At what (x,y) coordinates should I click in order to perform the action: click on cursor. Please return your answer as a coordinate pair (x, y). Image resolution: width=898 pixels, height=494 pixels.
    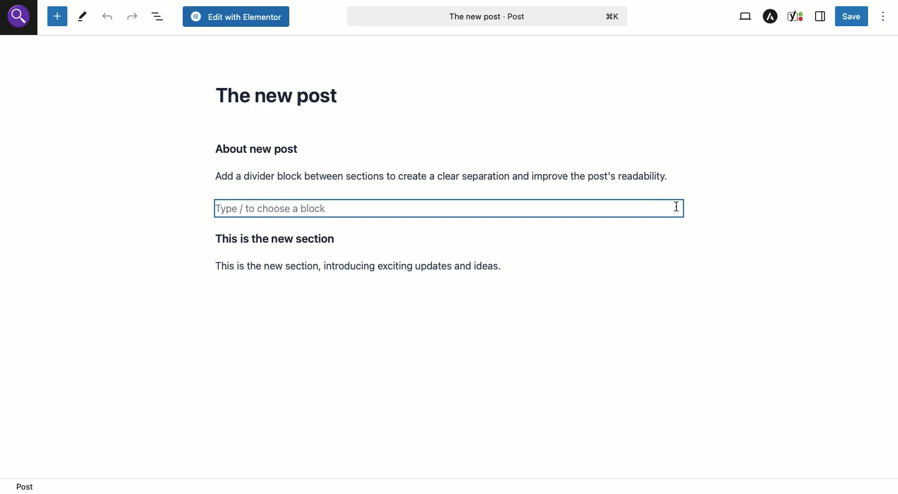
    Looking at the image, I should click on (676, 208).